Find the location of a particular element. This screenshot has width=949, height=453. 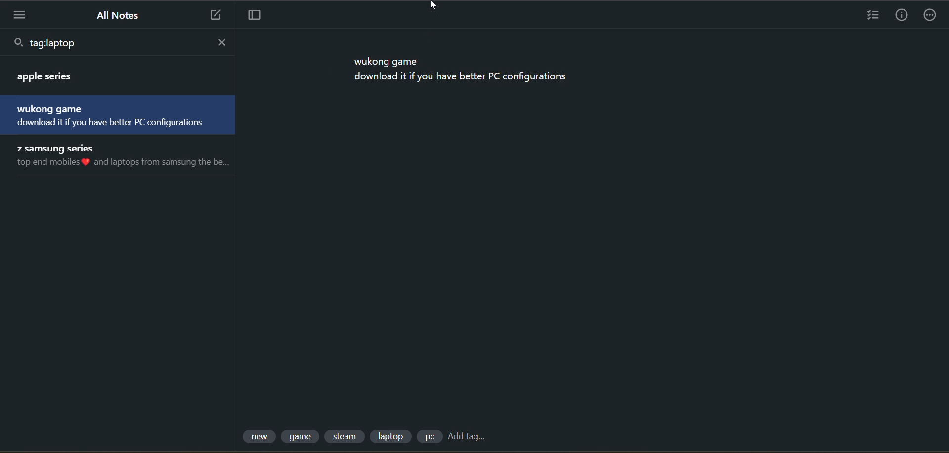

toggle focus mode is located at coordinates (255, 14).